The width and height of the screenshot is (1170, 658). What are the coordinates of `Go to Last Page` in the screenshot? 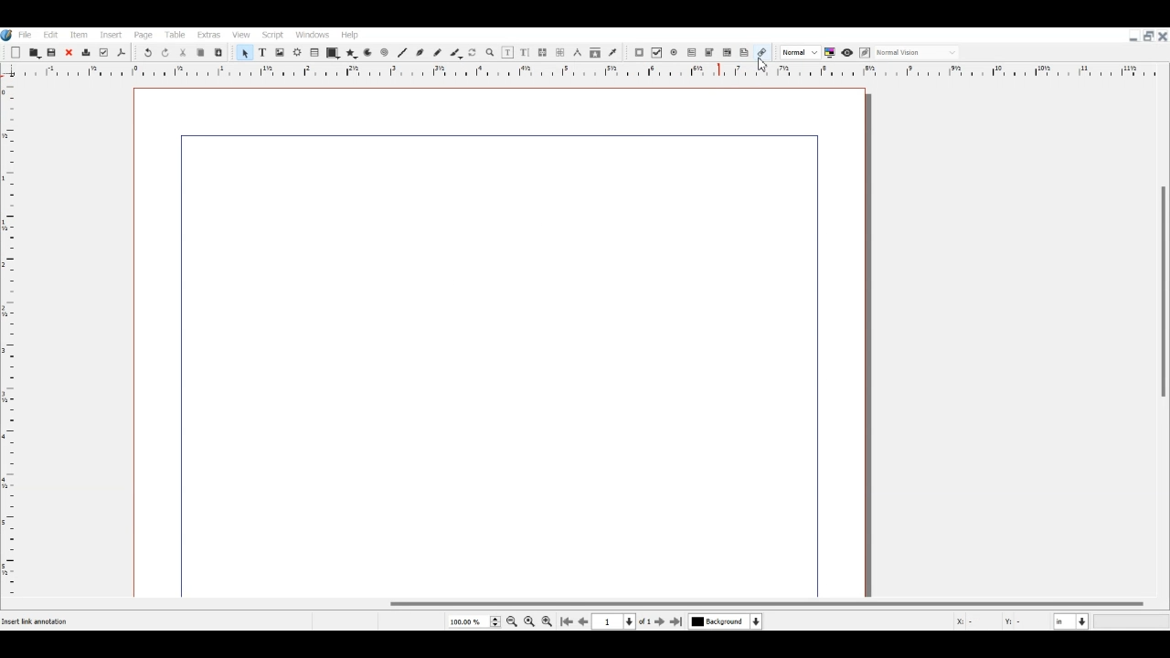 It's located at (678, 622).